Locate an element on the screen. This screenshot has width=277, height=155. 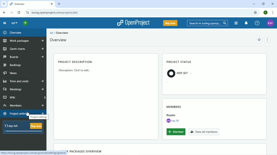
View site information is located at coordinates (27, 12).